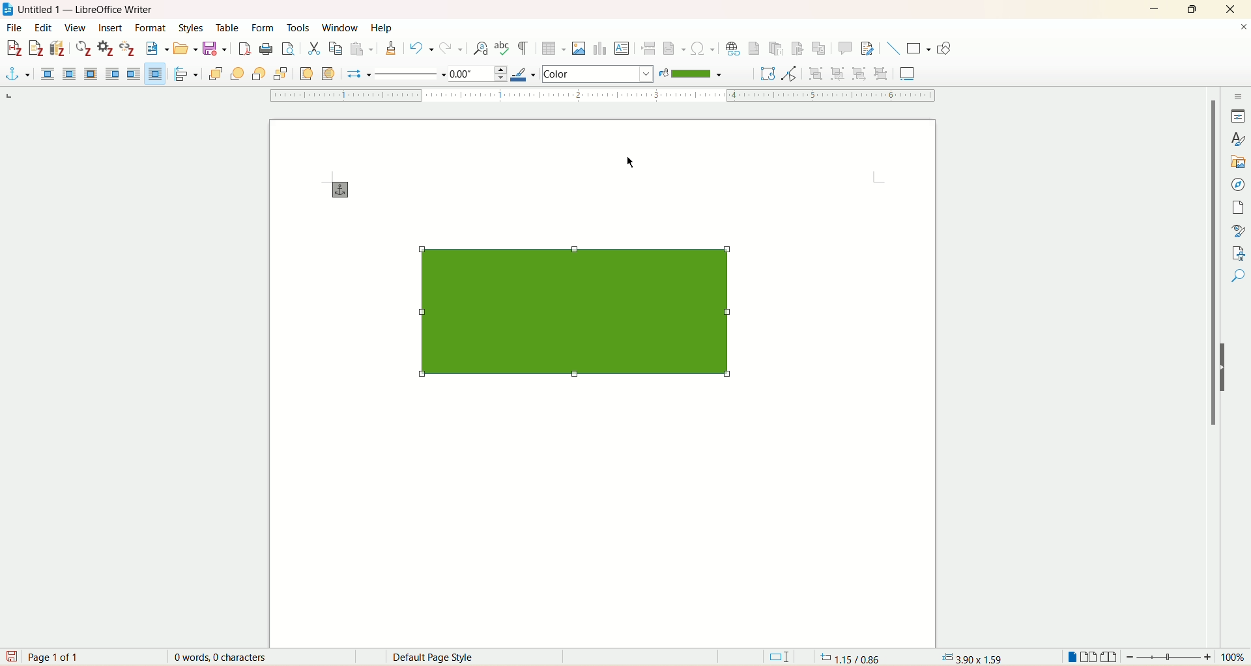 Image resolution: width=1251 pixels, height=666 pixels. I want to click on refresh, so click(83, 48).